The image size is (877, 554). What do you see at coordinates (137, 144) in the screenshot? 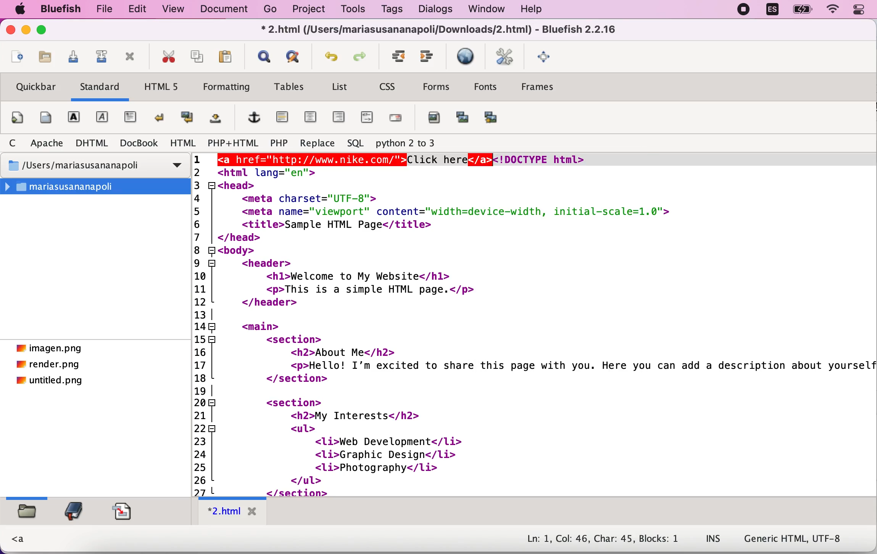
I see `docbook` at bounding box center [137, 144].